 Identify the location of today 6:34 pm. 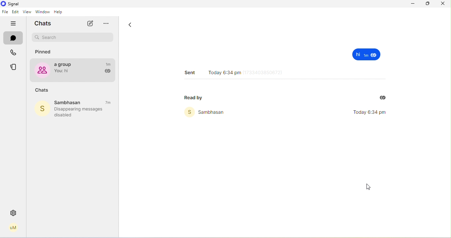
(236, 71).